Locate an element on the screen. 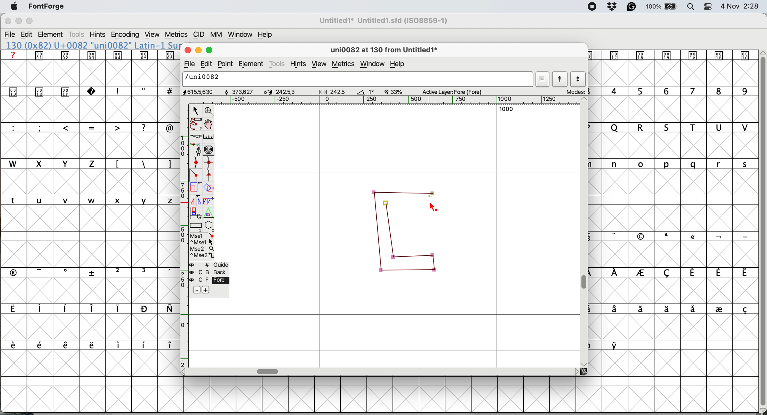 Image resolution: width=767 pixels, height=415 pixels. cid is located at coordinates (199, 35).